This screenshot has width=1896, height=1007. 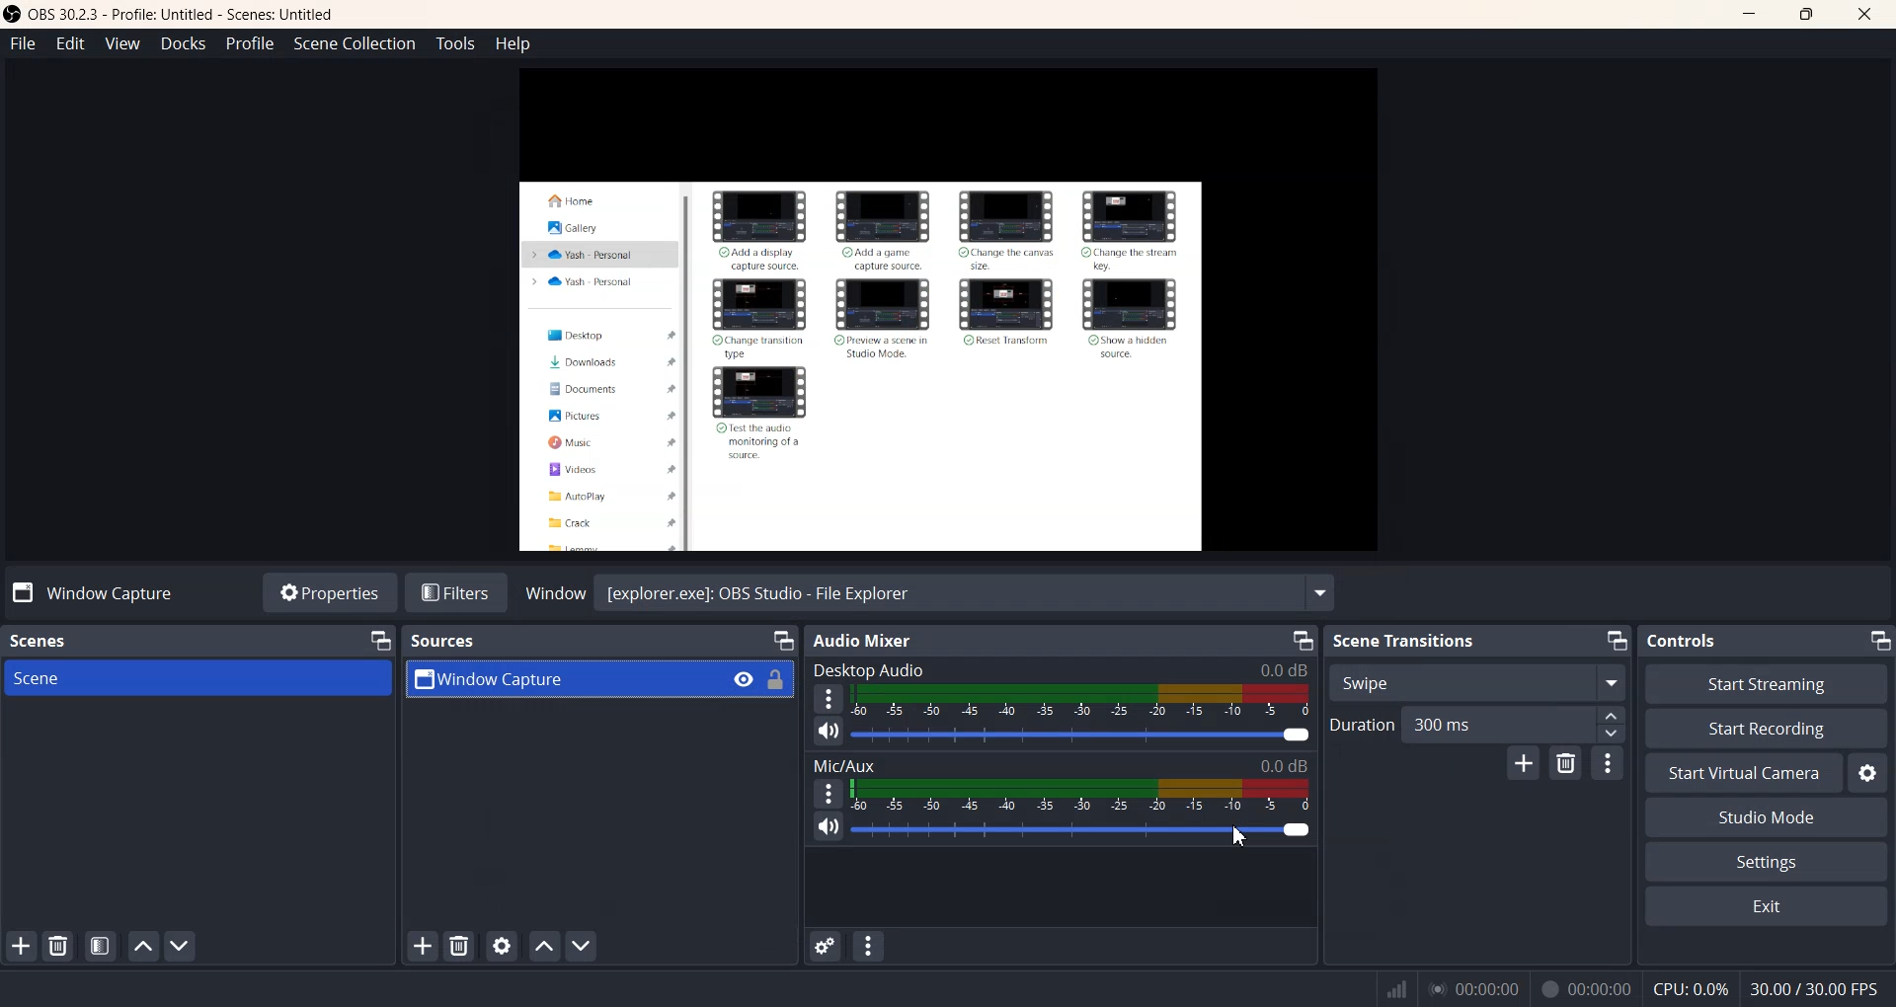 What do you see at coordinates (1081, 735) in the screenshot?
I see `Volume Adjuster` at bounding box center [1081, 735].